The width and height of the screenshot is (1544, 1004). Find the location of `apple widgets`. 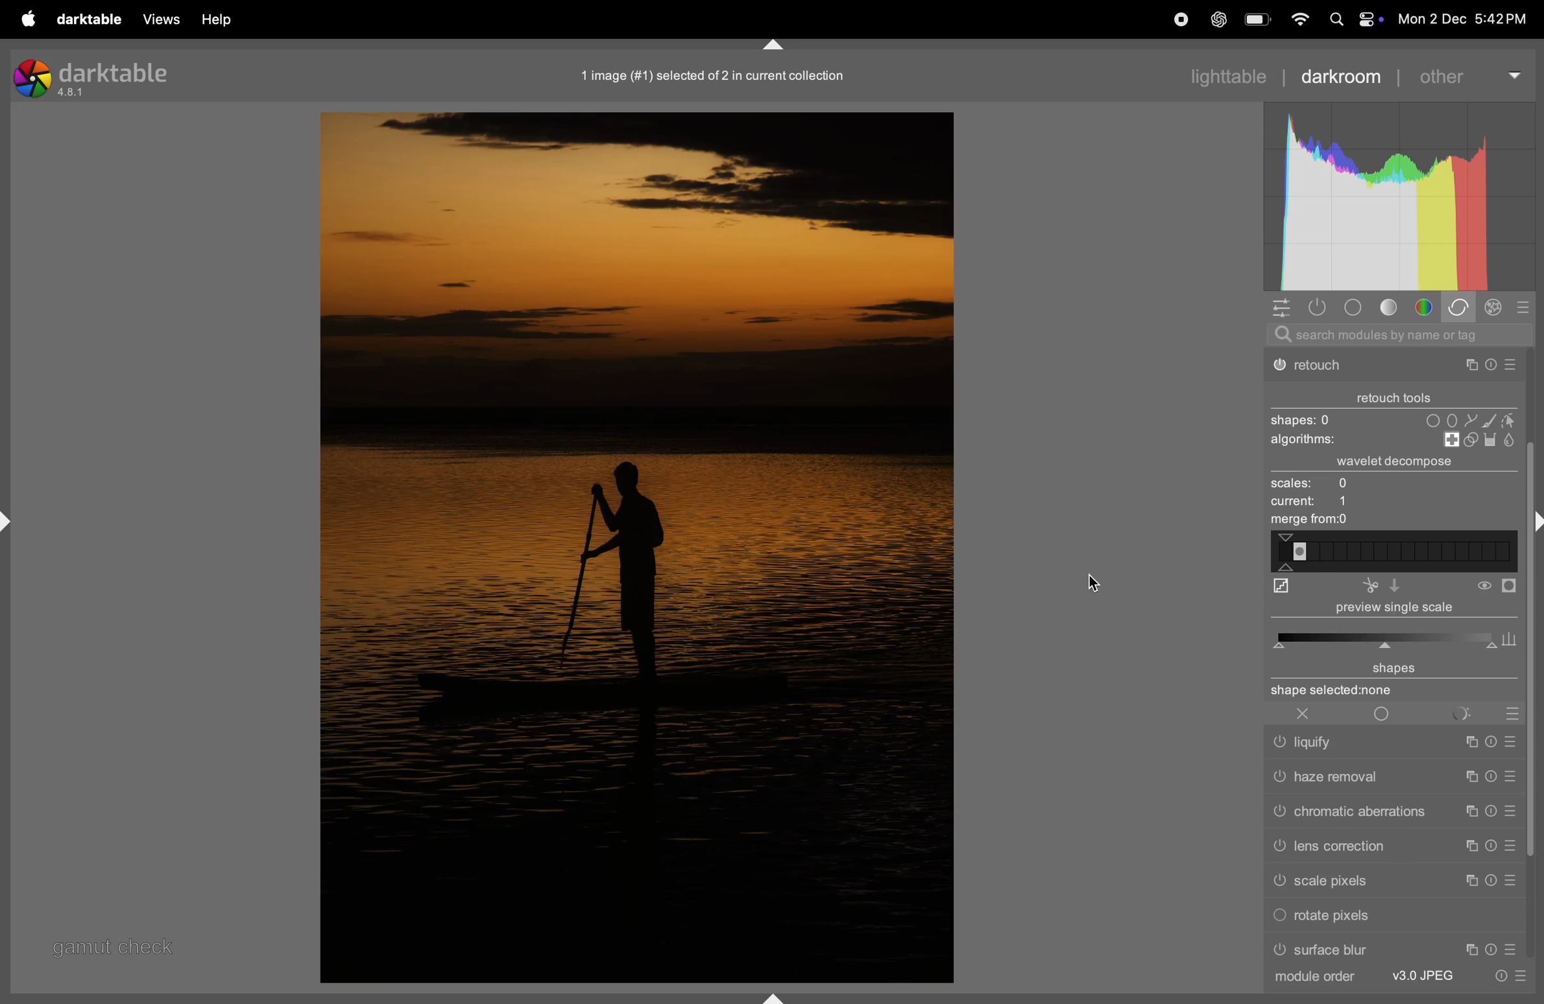

apple widgets is located at coordinates (1352, 19).